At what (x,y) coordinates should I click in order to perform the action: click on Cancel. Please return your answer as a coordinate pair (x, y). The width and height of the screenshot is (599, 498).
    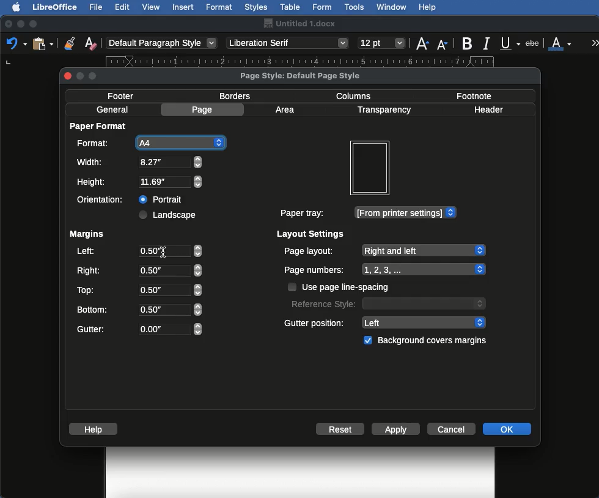
    Looking at the image, I should click on (453, 428).